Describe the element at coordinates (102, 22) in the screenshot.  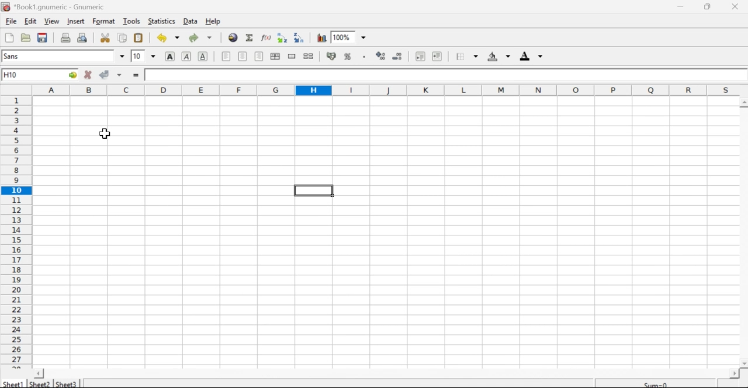
I see `Format` at that location.